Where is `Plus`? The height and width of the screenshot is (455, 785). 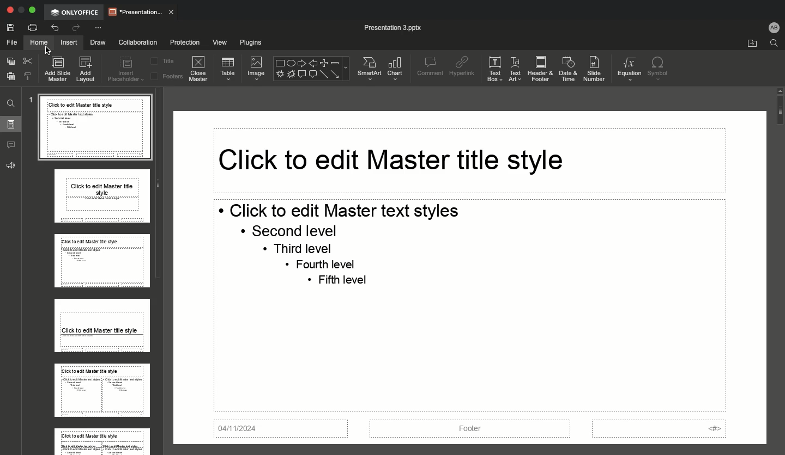 Plus is located at coordinates (325, 63).